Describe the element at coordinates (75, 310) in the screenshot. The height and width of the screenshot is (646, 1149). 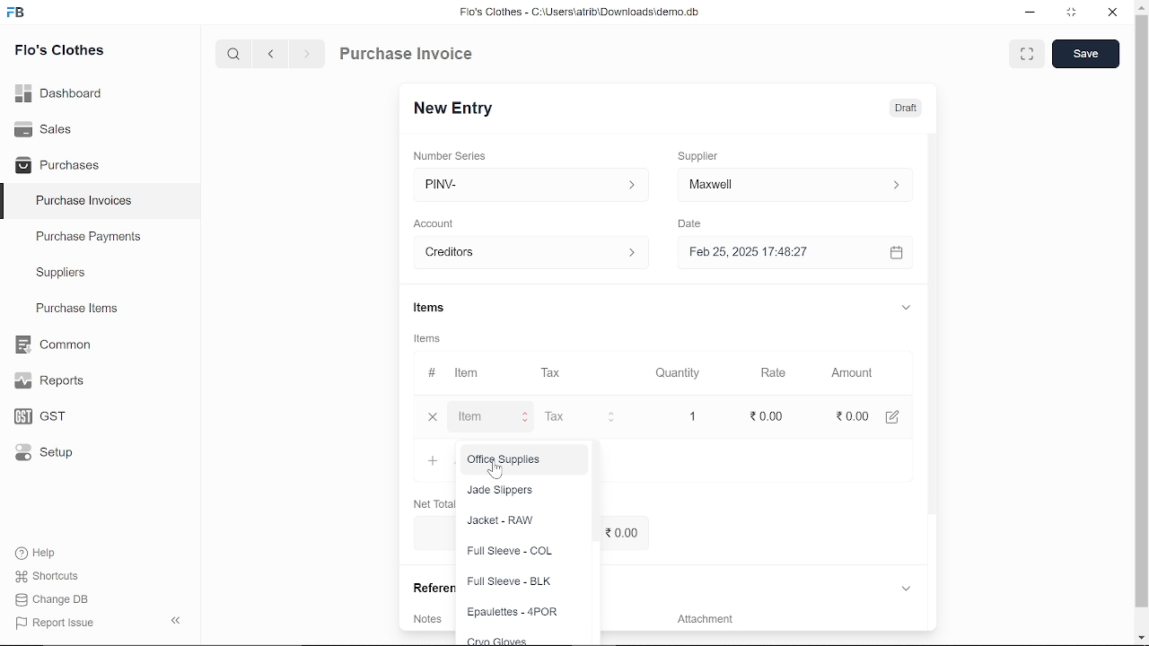
I see `Purchase ltems` at that location.